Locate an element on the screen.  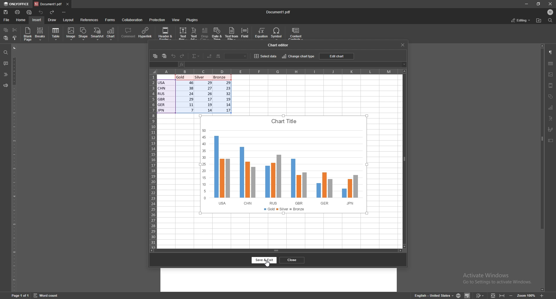
paste is located at coordinates (164, 56).